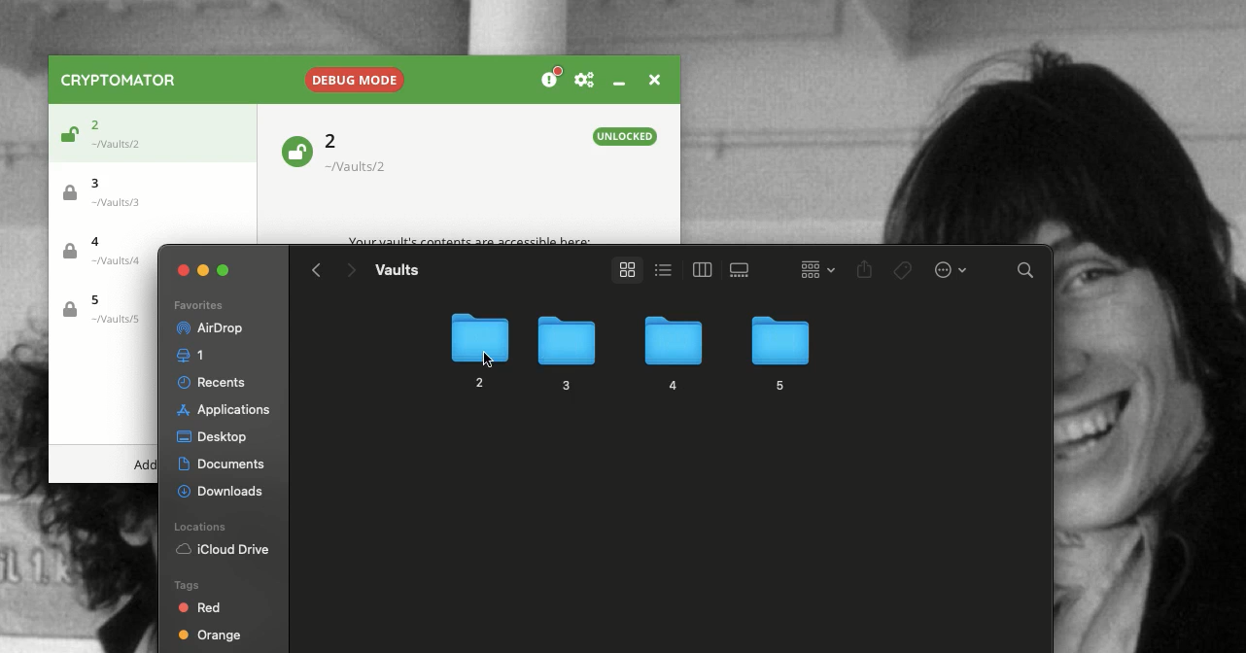 This screenshot has width=1246, height=653. What do you see at coordinates (671, 355) in the screenshot?
I see `4` at bounding box center [671, 355].